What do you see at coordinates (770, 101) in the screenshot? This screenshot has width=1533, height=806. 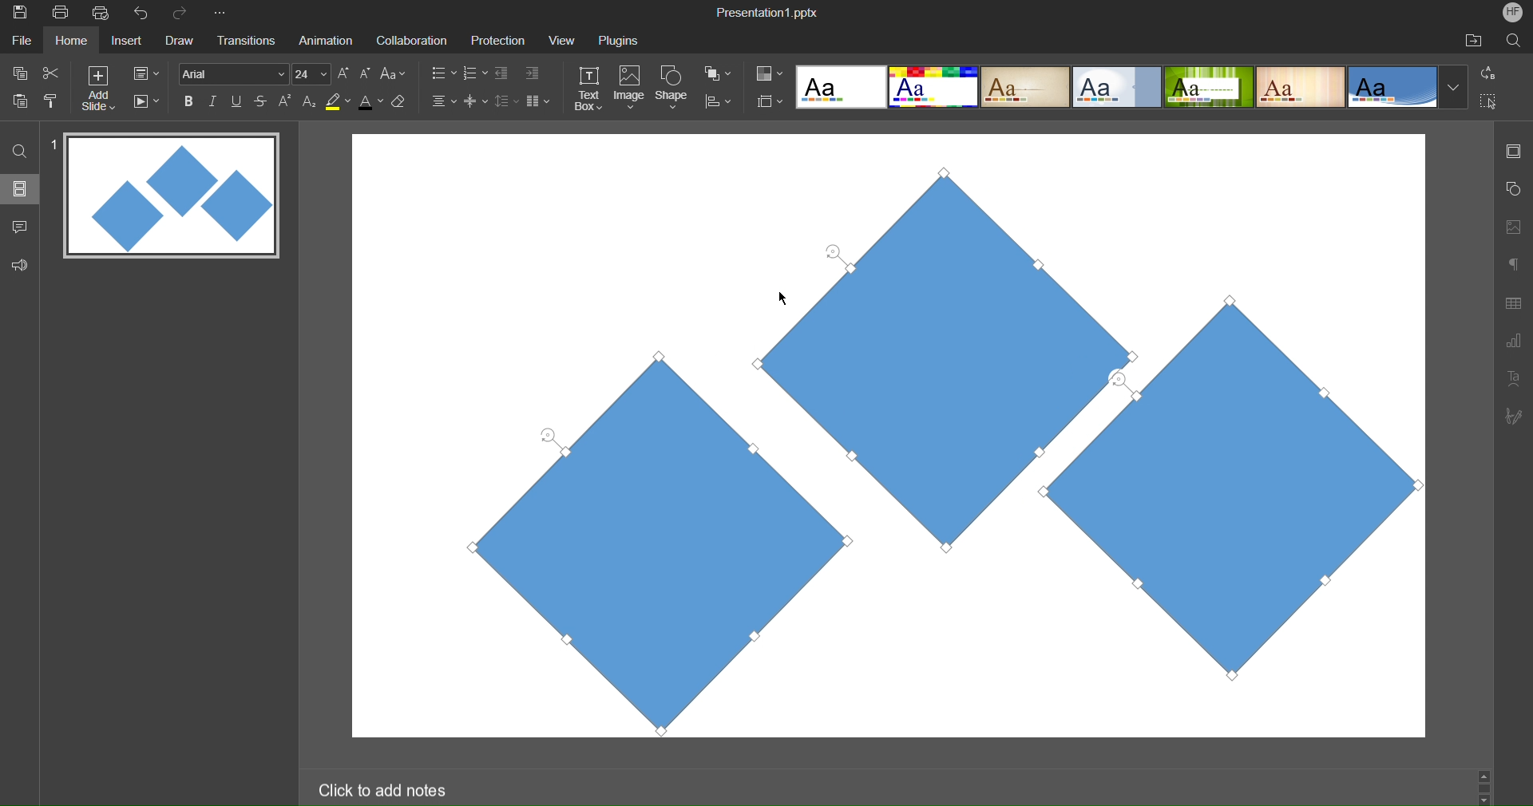 I see `Slide Size Settings` at bounding box center [770, 101].